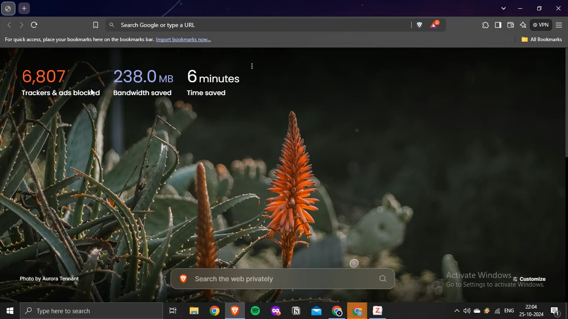 The height and width of the screenshot is (319, 568). I want to click on brave rewards, so click(435, 24).